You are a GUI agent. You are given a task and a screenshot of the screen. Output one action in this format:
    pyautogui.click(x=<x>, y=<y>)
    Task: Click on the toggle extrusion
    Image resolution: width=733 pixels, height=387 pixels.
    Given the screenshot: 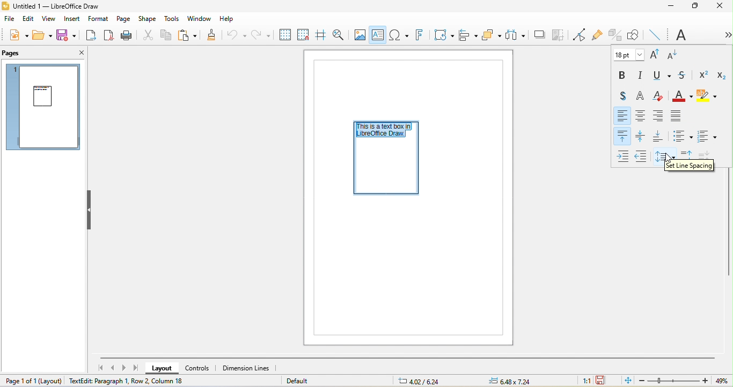 What is the action you would take?
    pyautogui.click(x=617, y=34)
    